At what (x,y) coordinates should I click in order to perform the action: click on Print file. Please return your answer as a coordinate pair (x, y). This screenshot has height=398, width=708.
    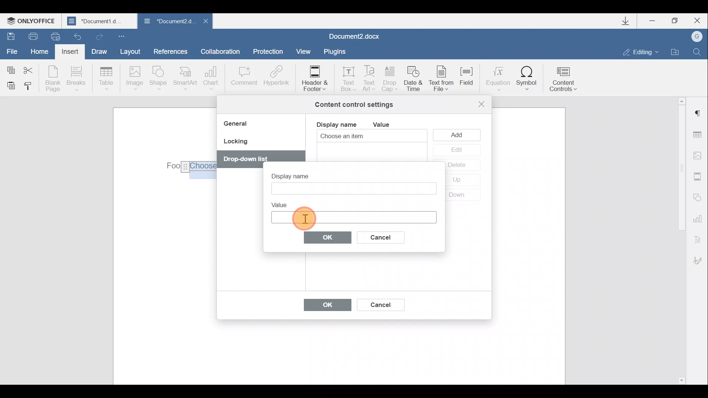
    Looking at the image, I should click on (29, 36).